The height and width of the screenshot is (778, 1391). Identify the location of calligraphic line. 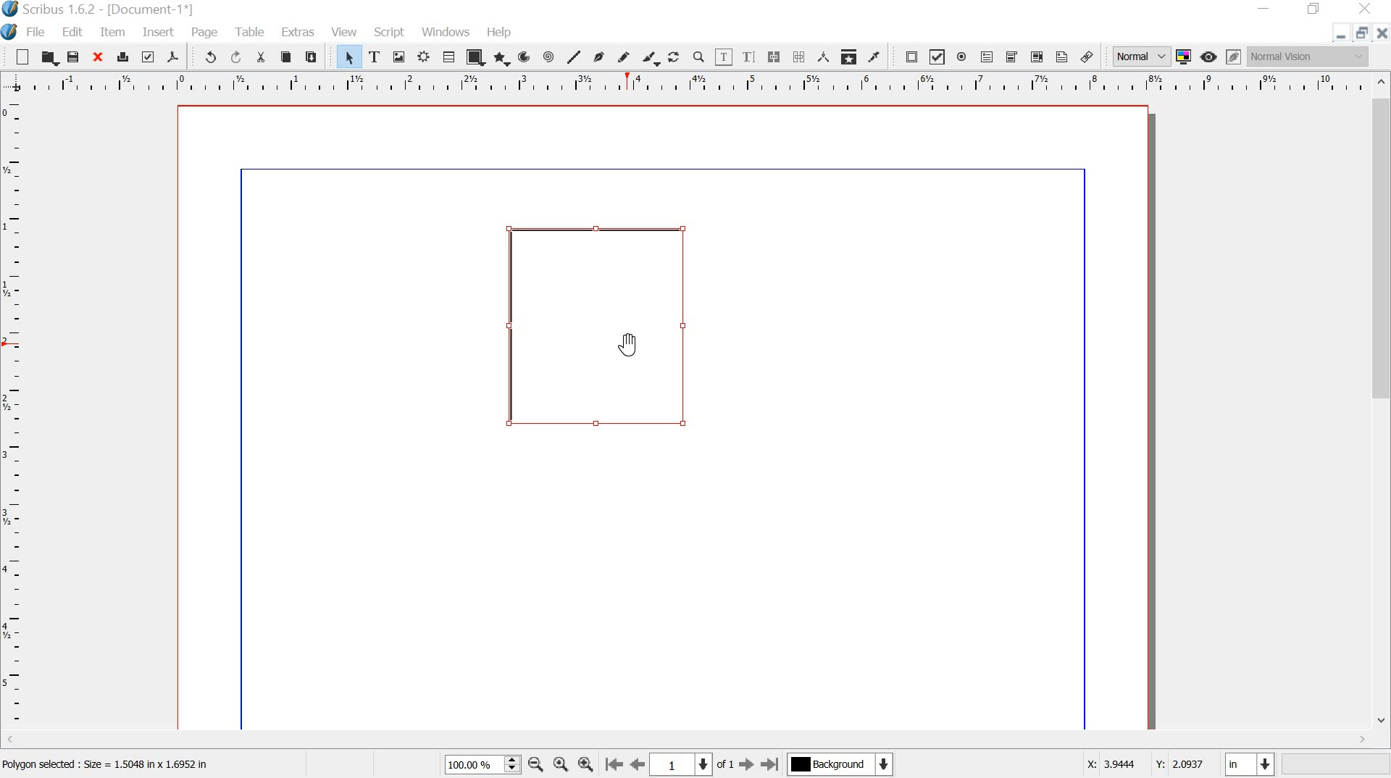
(651, 59).